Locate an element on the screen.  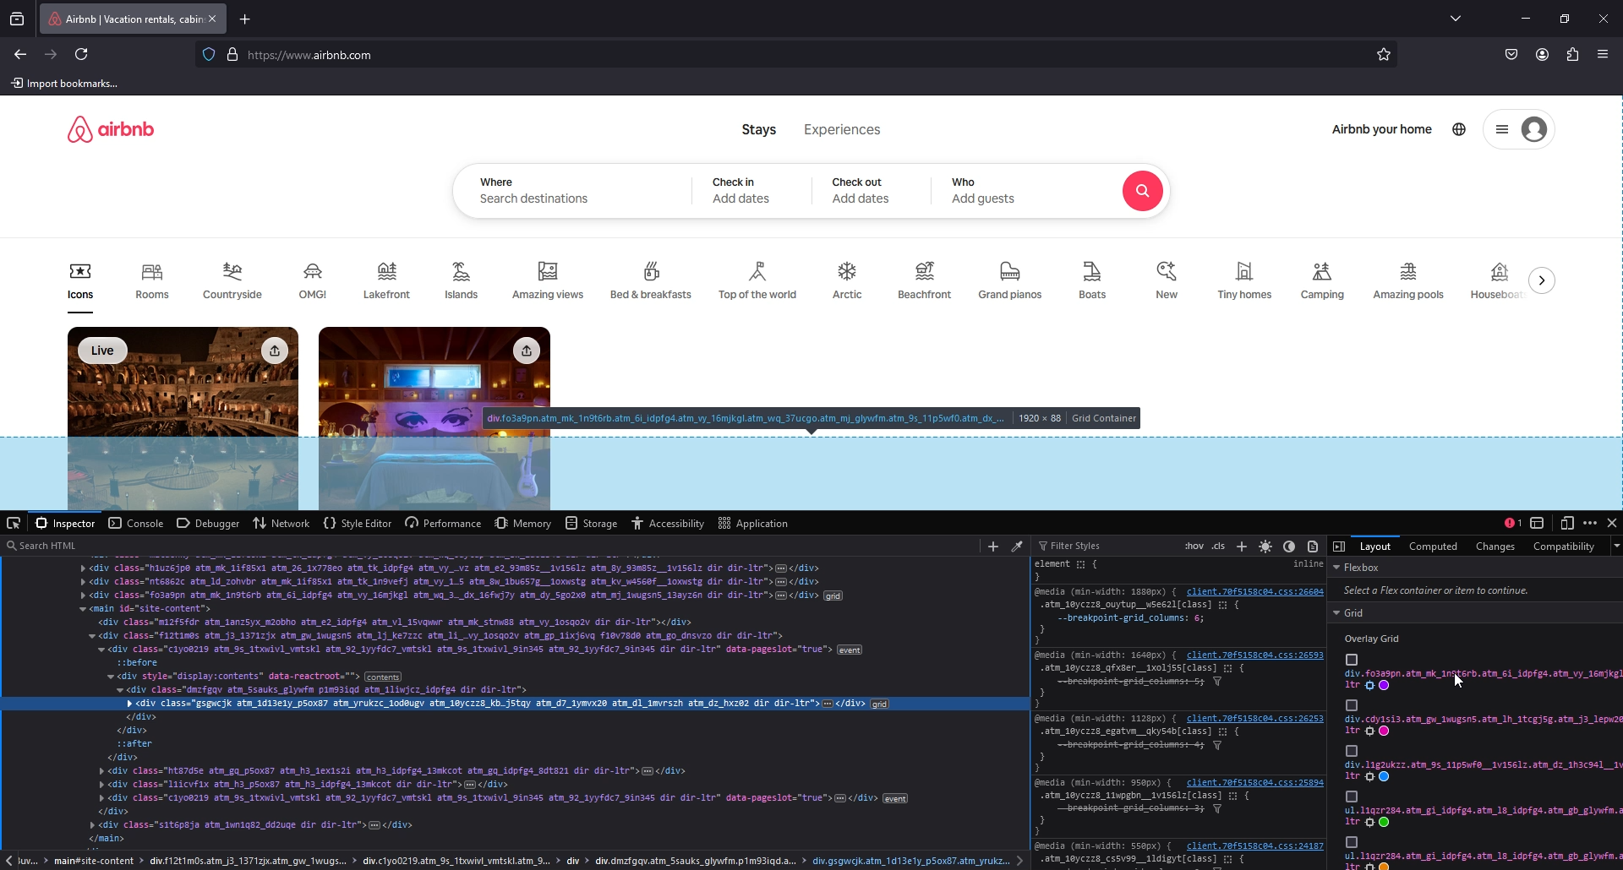
elements is located at coordinates (1140, 623).